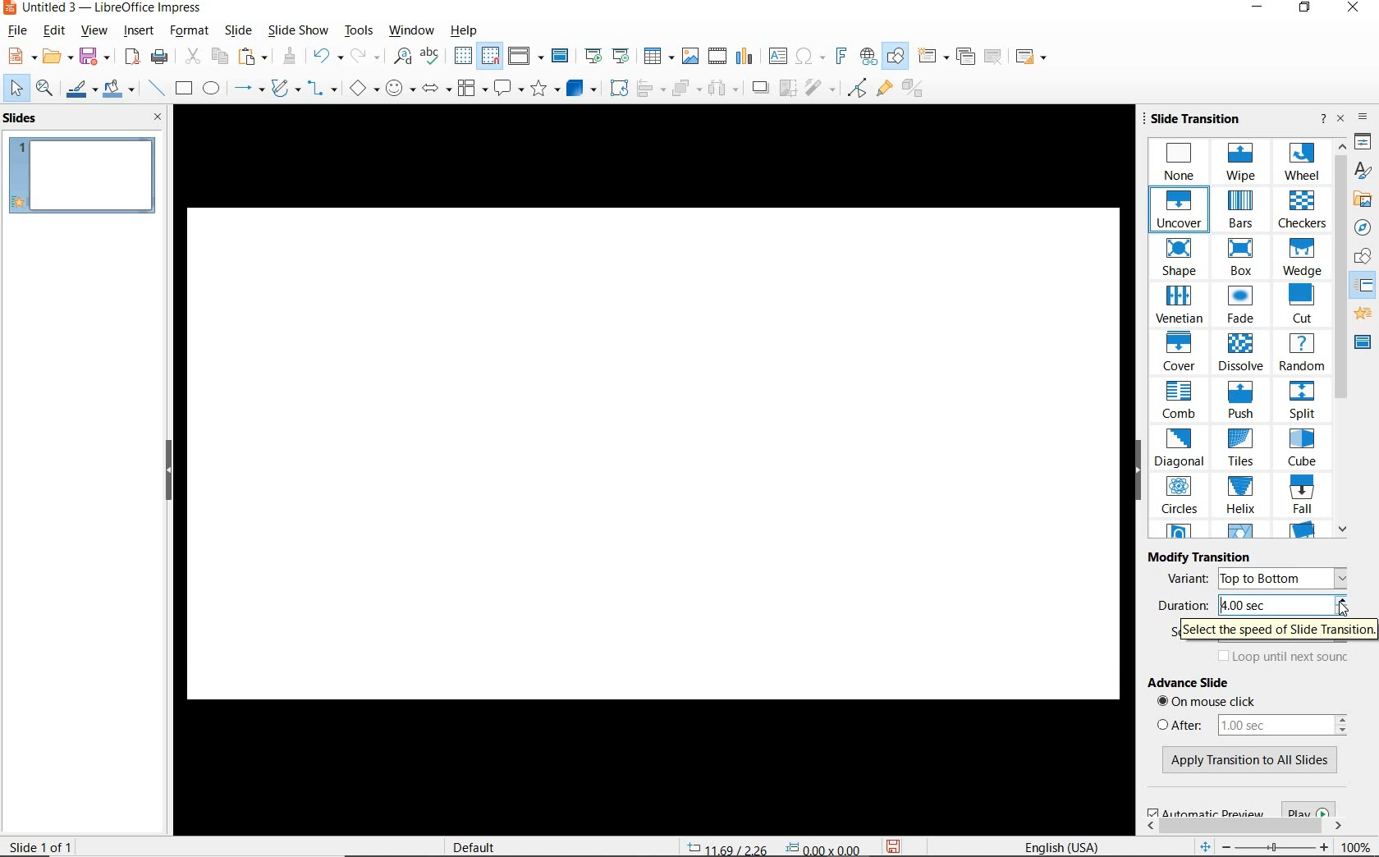 The image size is (1379, 857). Describe the element at coordinates (478, 846) in the screenshot. I see `DEFAULT` at that location.